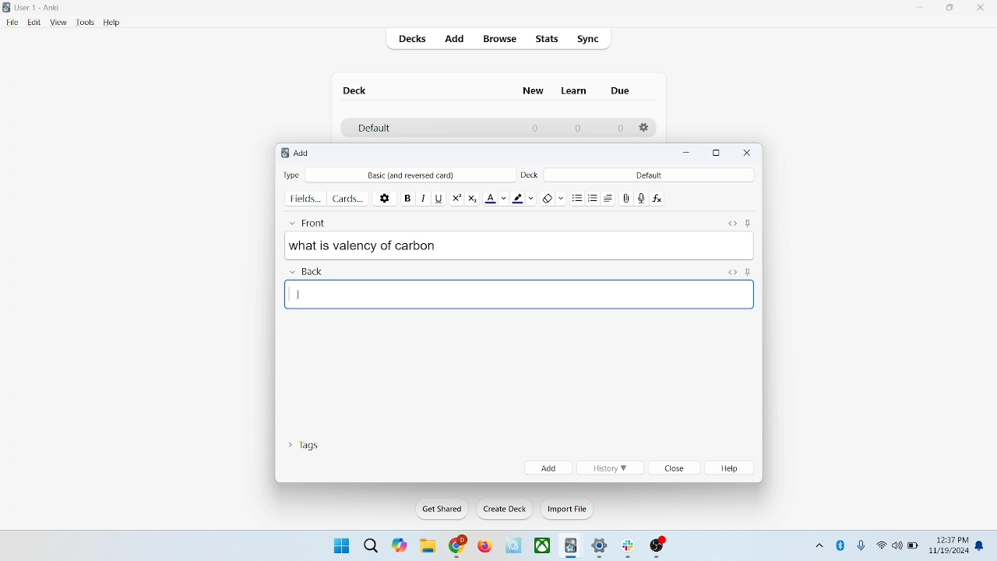 The height and width of the screenshot is (561, 997). Describe the element at coordinates (572, 547) in the screenshot. I see `icon` at that location.